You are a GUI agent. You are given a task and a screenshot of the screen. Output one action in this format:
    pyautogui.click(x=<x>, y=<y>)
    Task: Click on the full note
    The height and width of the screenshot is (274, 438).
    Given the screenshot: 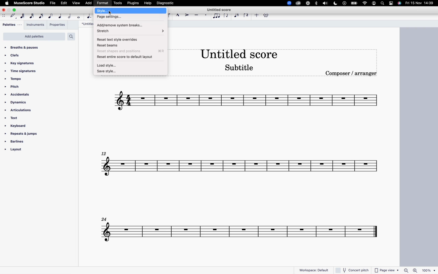 What is the action you would take?
    pyautogui.click(x=79, y=17)
    